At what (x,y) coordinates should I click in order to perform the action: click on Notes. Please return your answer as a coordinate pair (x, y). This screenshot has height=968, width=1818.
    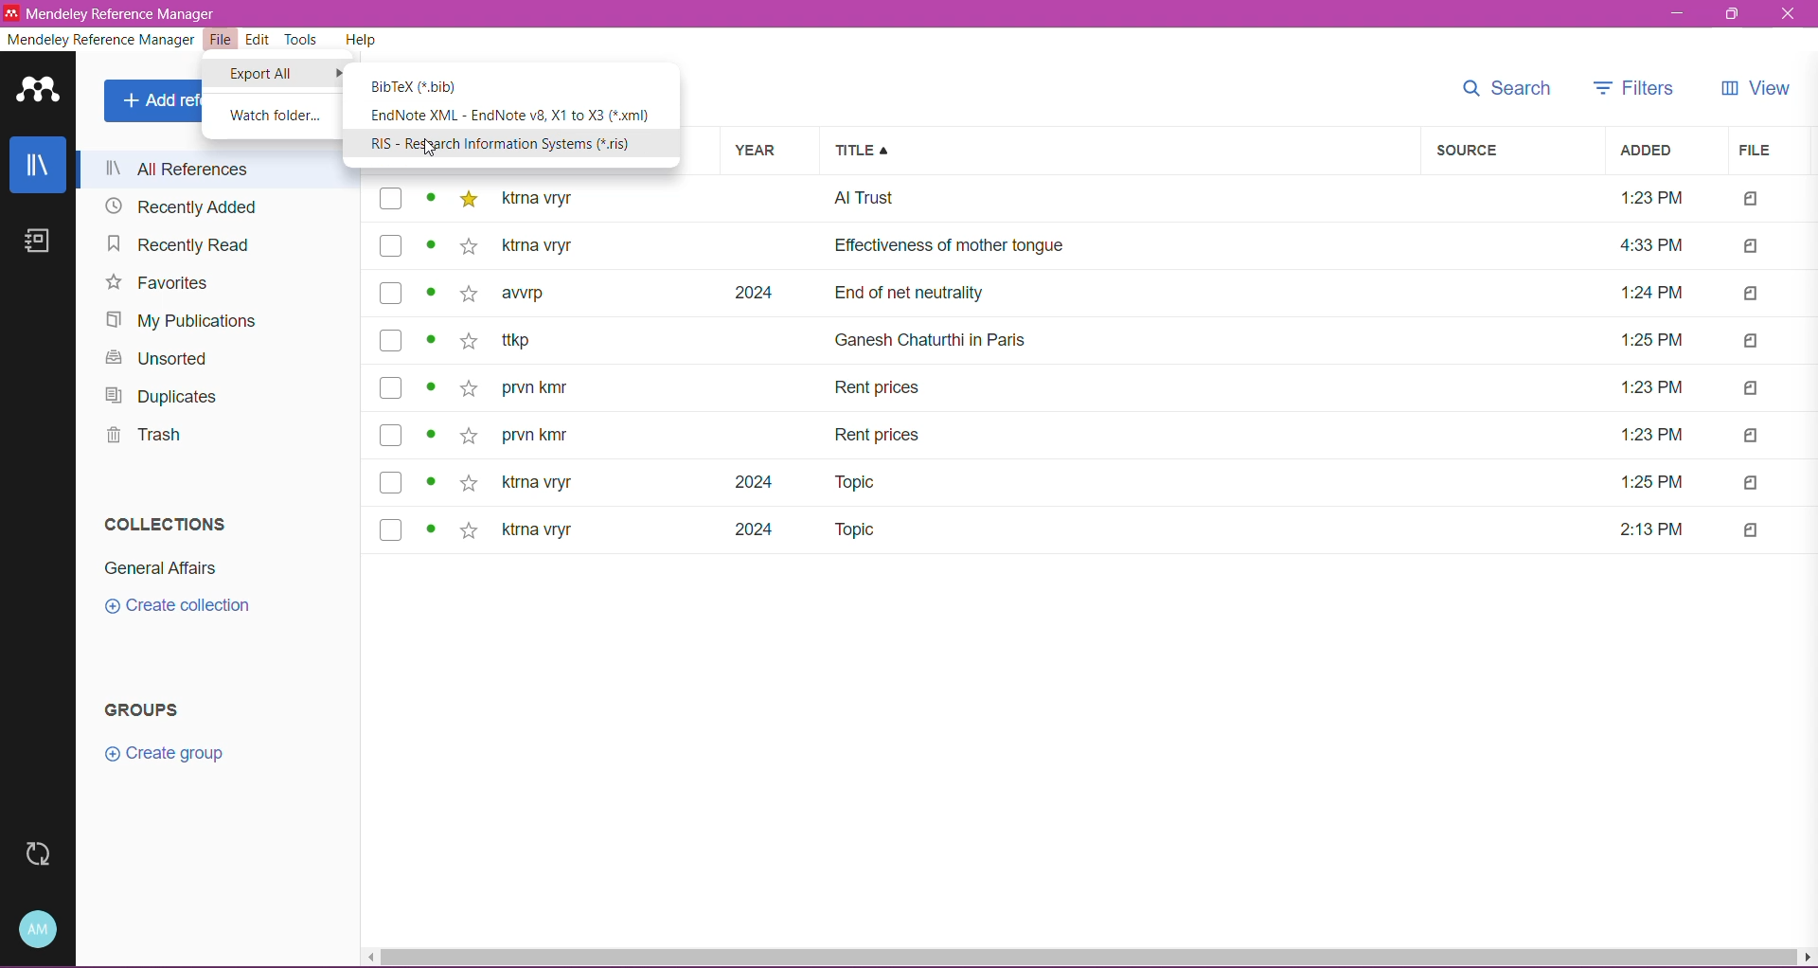
    Looking at the image, I should click on (42, 244).